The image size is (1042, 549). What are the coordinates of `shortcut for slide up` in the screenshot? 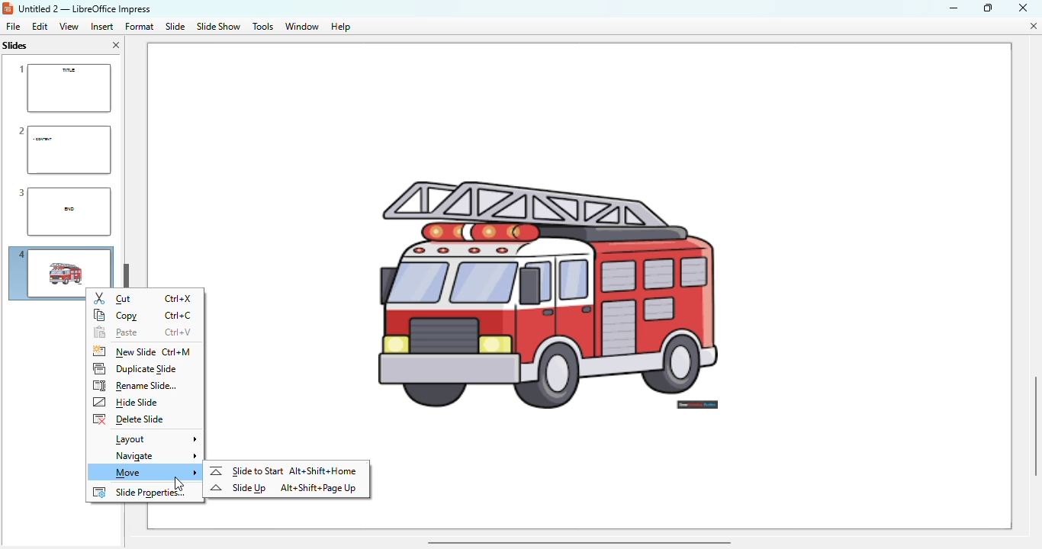 It's located at (318, 488).